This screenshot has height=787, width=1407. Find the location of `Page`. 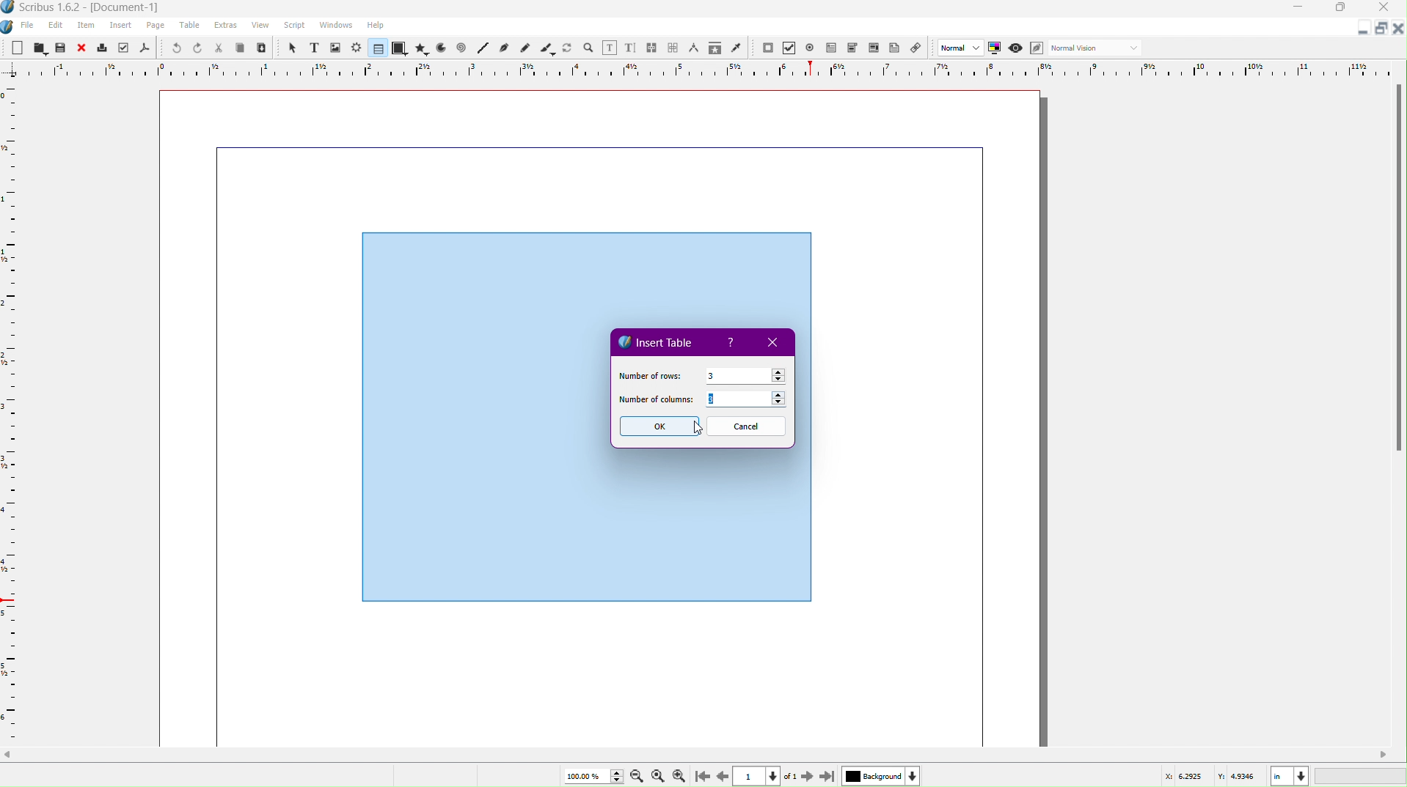

Page is located at coordinates (156, 26).